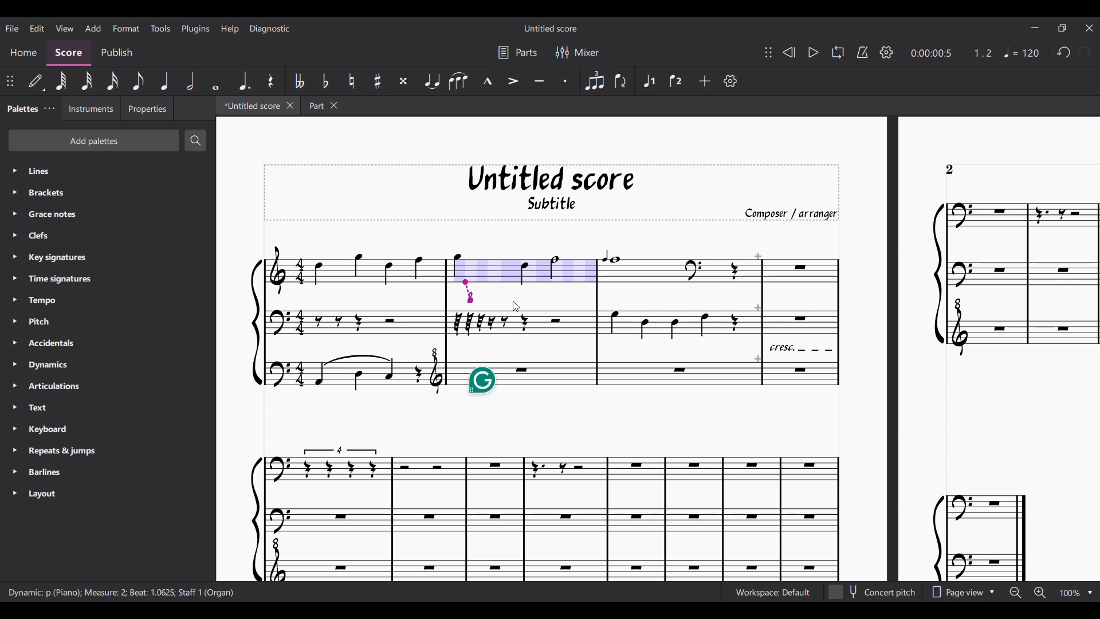  Describe the element at coordinates (886, 52) in the screenshot. I see `Playback setting` at that location.